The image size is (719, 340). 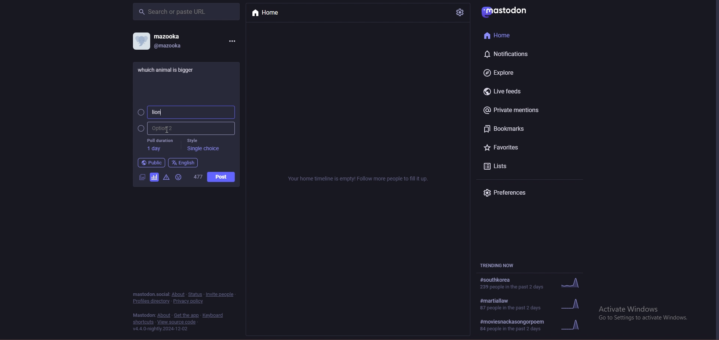 I want to click on image, so click(x=141, y=177).